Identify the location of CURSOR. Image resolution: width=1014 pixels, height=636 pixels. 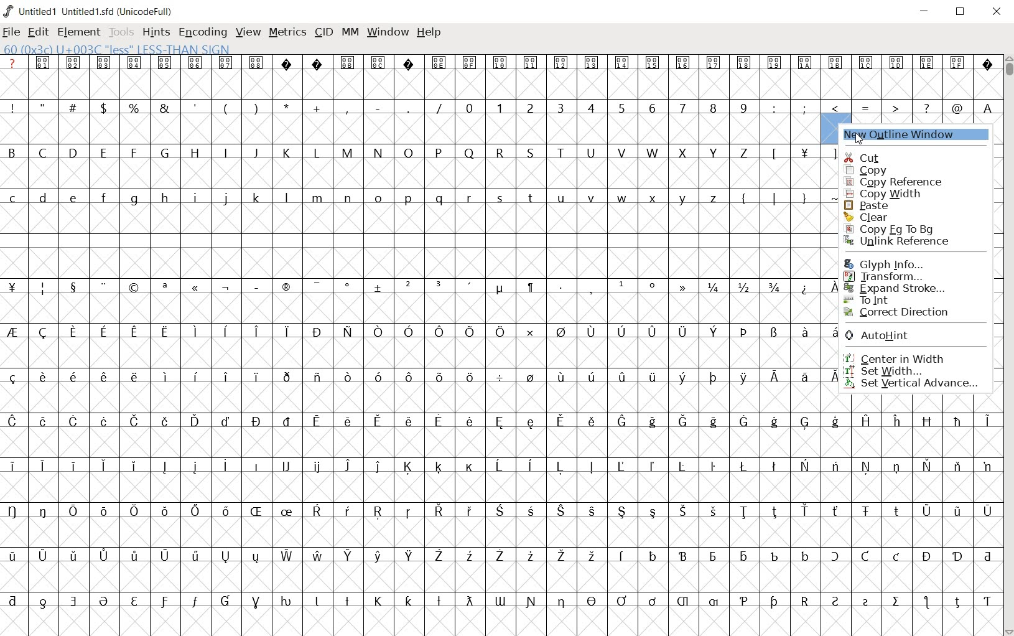
(842, 129).